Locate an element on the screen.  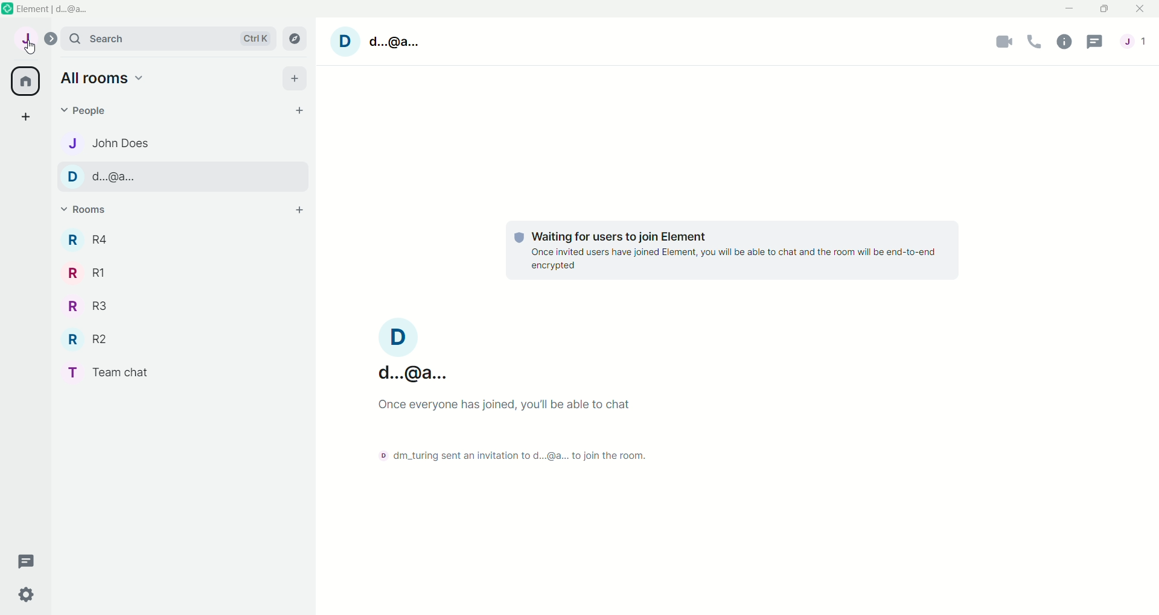
Element |@d.. is located at coordinates (57, 9).